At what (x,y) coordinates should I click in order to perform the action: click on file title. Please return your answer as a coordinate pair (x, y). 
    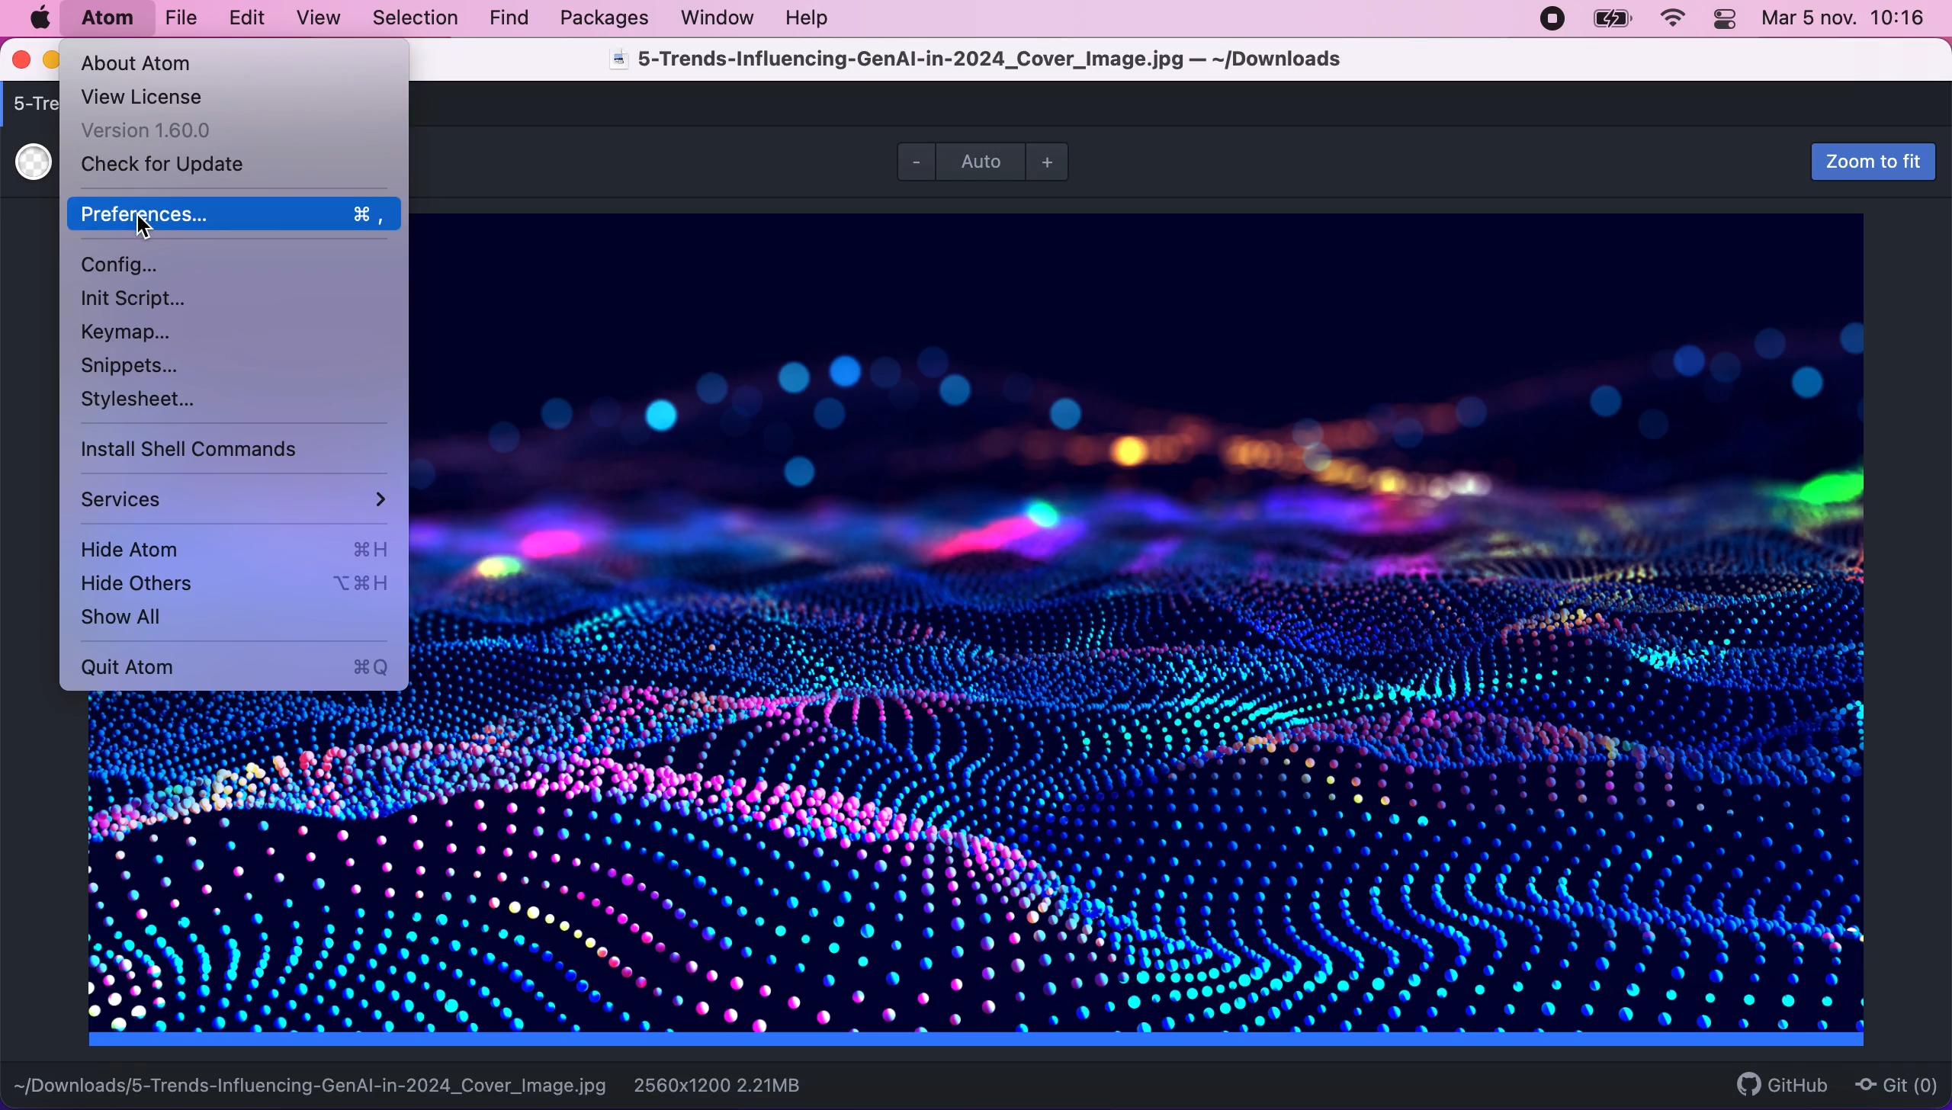
    Looking at the image, I should click on (1013, 63).